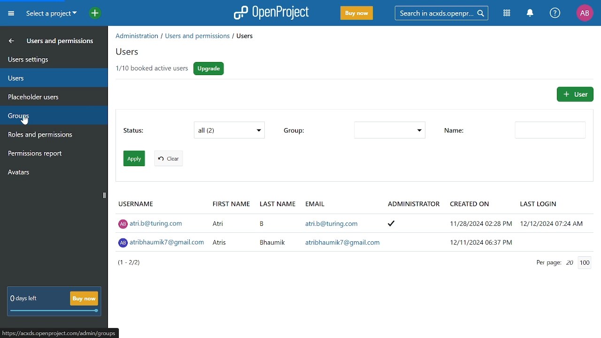  What do you see at coordinates (50, 116) in the screenshot?
I see `groups` at bounding box center [50, 116].